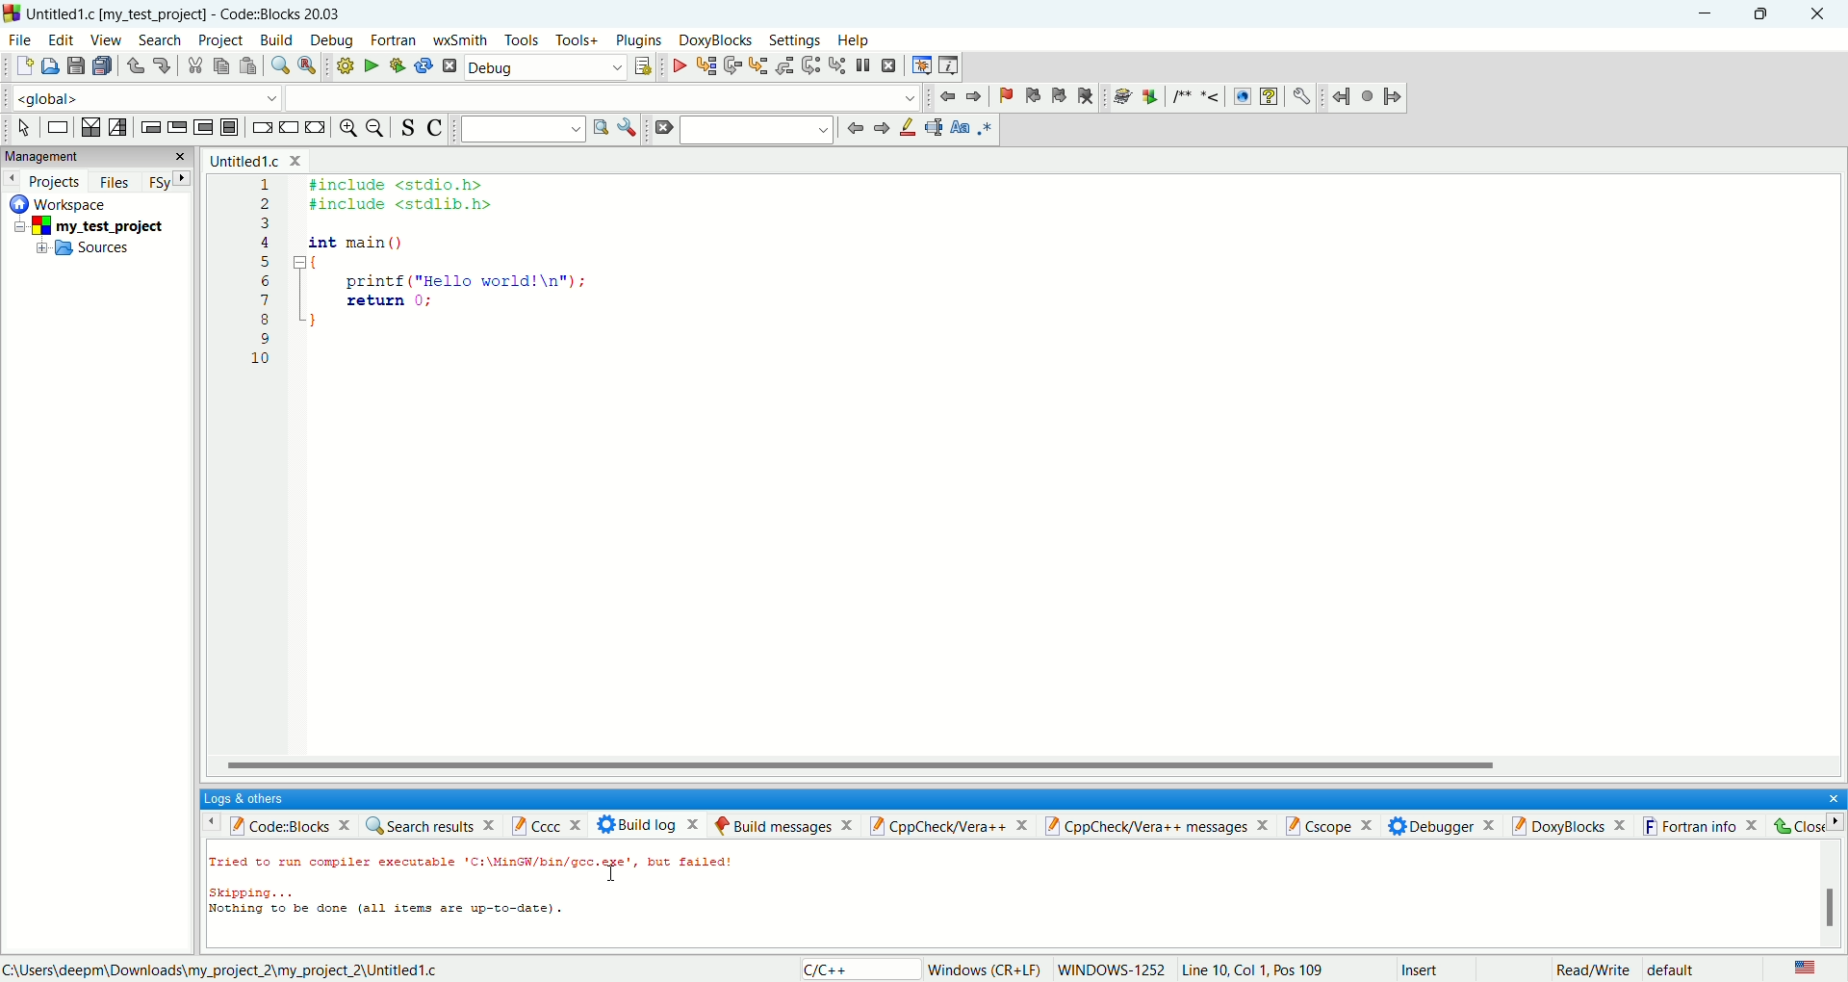 This screenshot has width=1848, height=982. What do you see at coordinates (945, 99) in the screenshot?
I see `jump next` at bounding box center [945, 99].